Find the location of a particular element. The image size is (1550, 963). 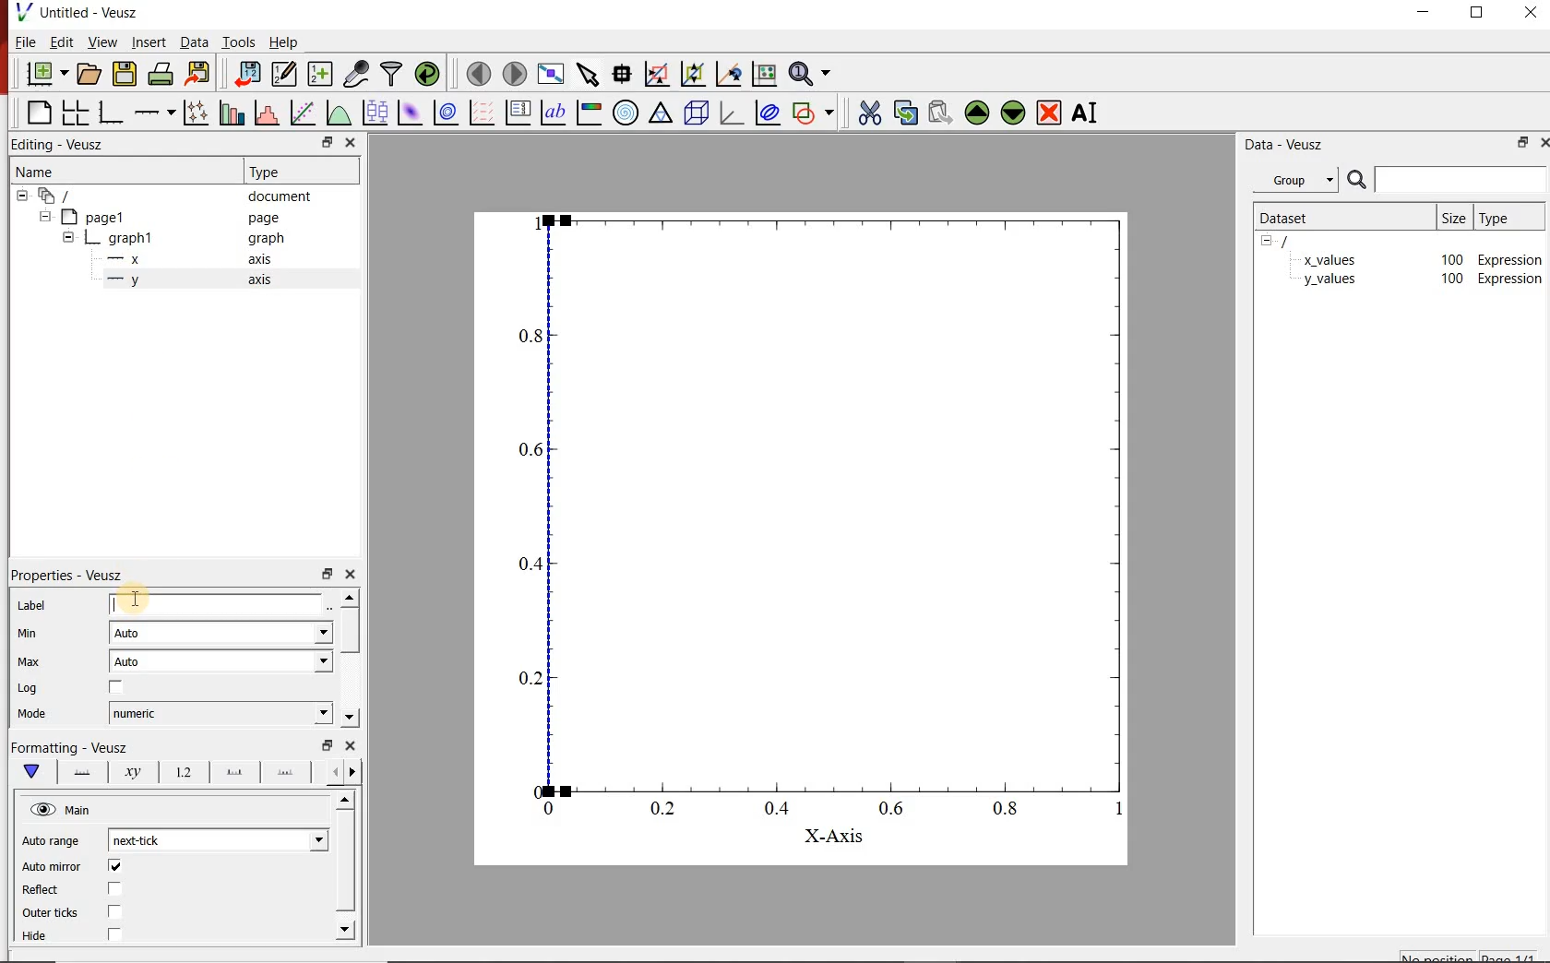

create new datasets using ranges, parametrically or as functions of existing datasets is located at coordinates (323, 75).